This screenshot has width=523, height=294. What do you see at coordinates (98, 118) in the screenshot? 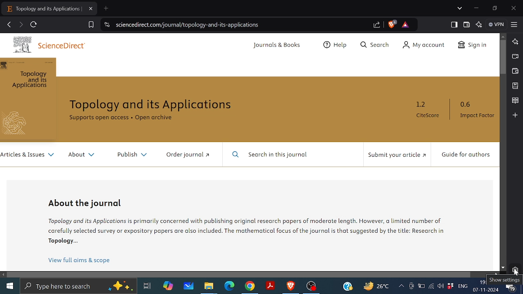
I see `Supports open access` at bounding box center [98, 118].